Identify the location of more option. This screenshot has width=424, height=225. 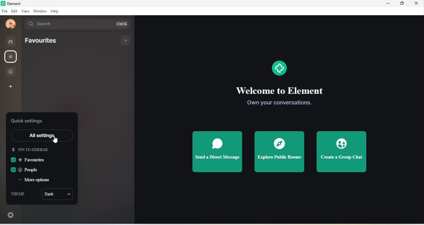
(36, 180).